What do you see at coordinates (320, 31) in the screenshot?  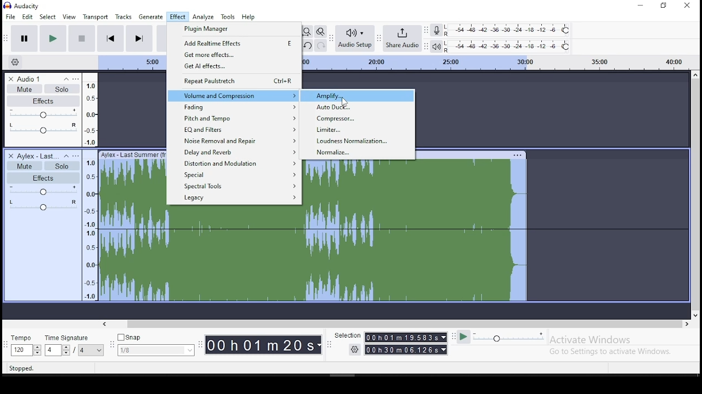 I see `zoom toggle` at bounding box center [320, 31].